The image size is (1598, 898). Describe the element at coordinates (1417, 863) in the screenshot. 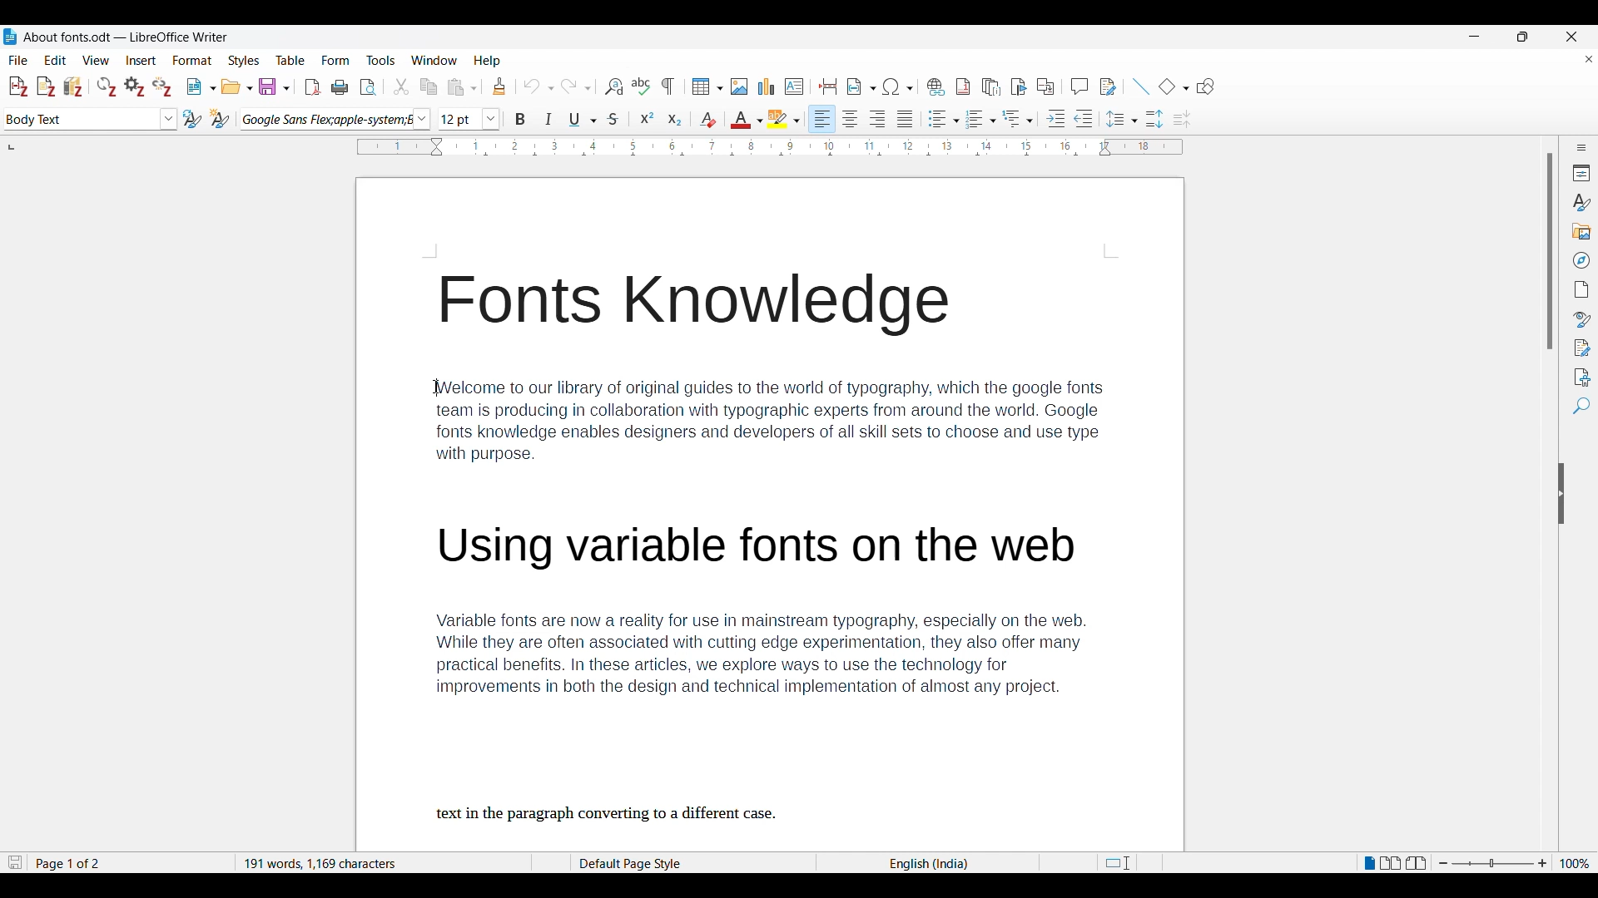

I see `Book view` at that location.